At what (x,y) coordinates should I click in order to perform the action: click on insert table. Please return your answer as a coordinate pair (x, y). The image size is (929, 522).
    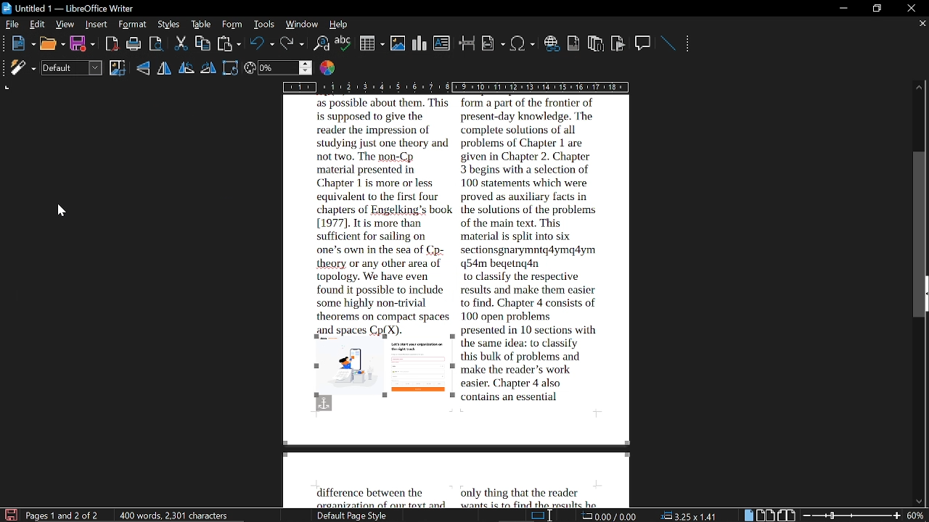
    Looking at the image, I should click on (370, 43).